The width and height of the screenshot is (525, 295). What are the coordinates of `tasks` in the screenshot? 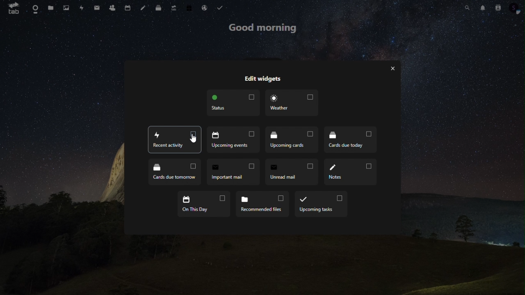 It's located at (221, 7).